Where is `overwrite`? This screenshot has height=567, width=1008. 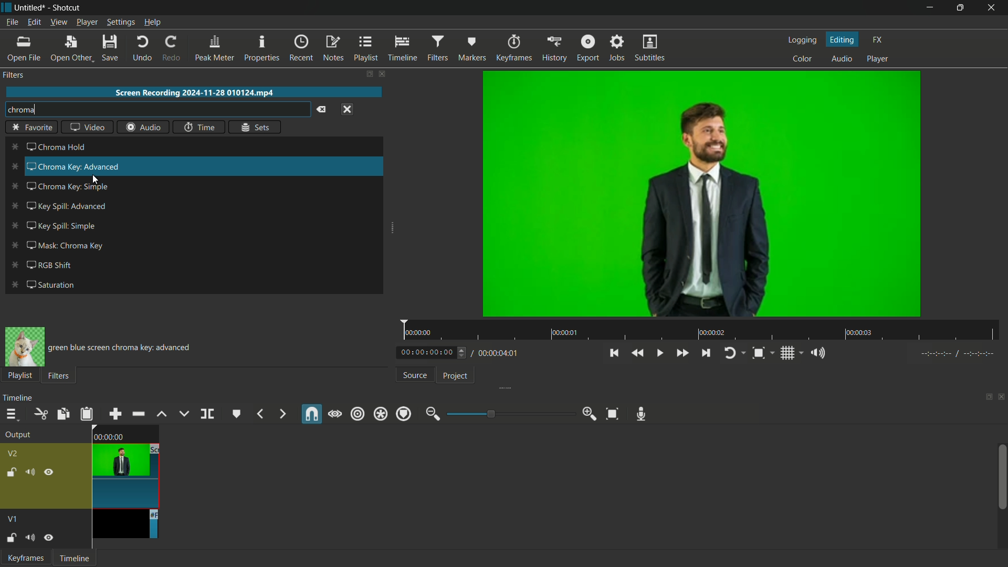 overwrite is located at coordinates (184, 414).